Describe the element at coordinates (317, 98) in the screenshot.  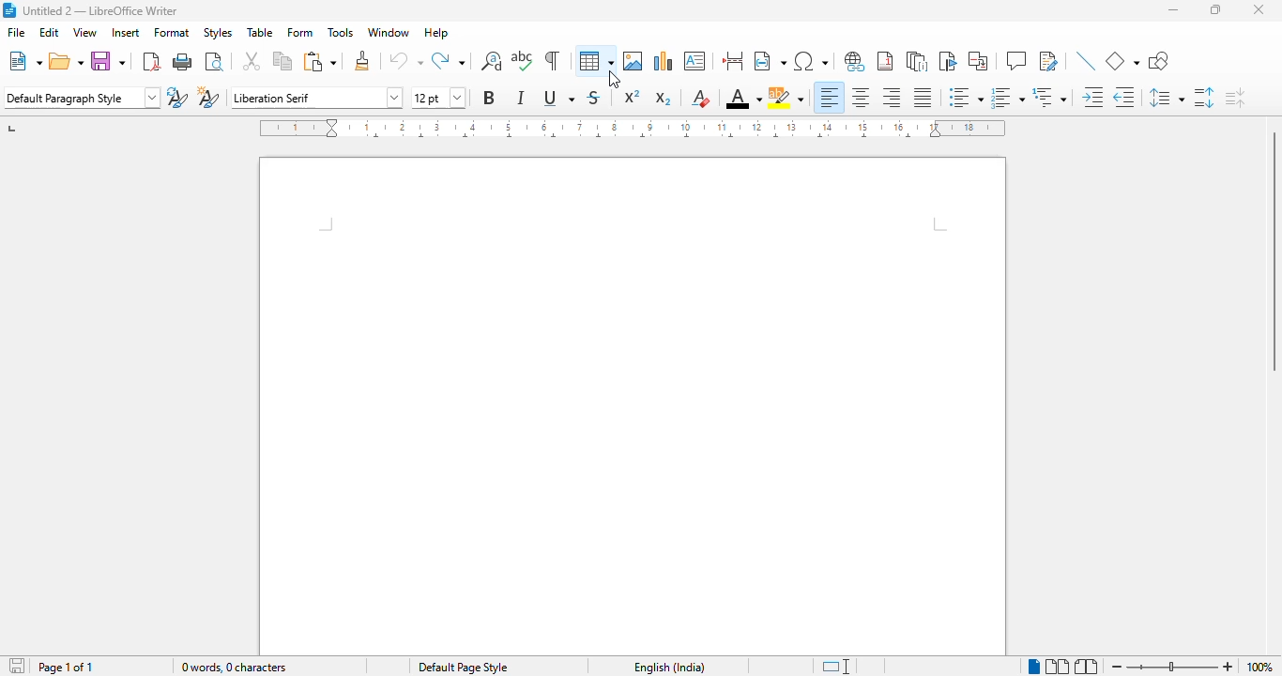
I see `font name` at that location.